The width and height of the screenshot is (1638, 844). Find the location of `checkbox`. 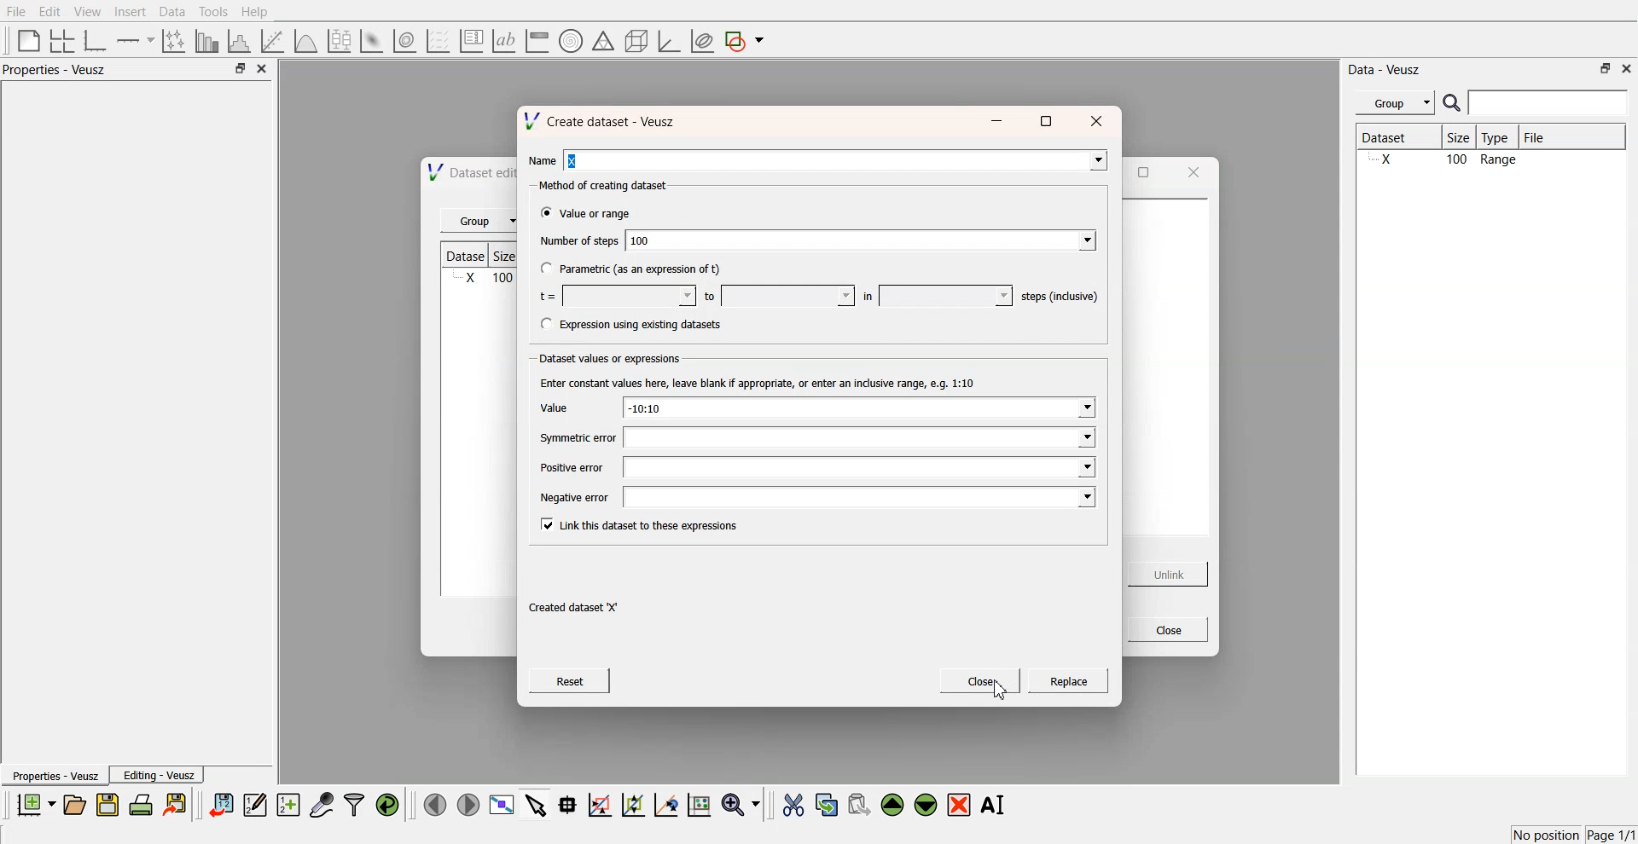

checkbox is located at coordinates (545, 524).